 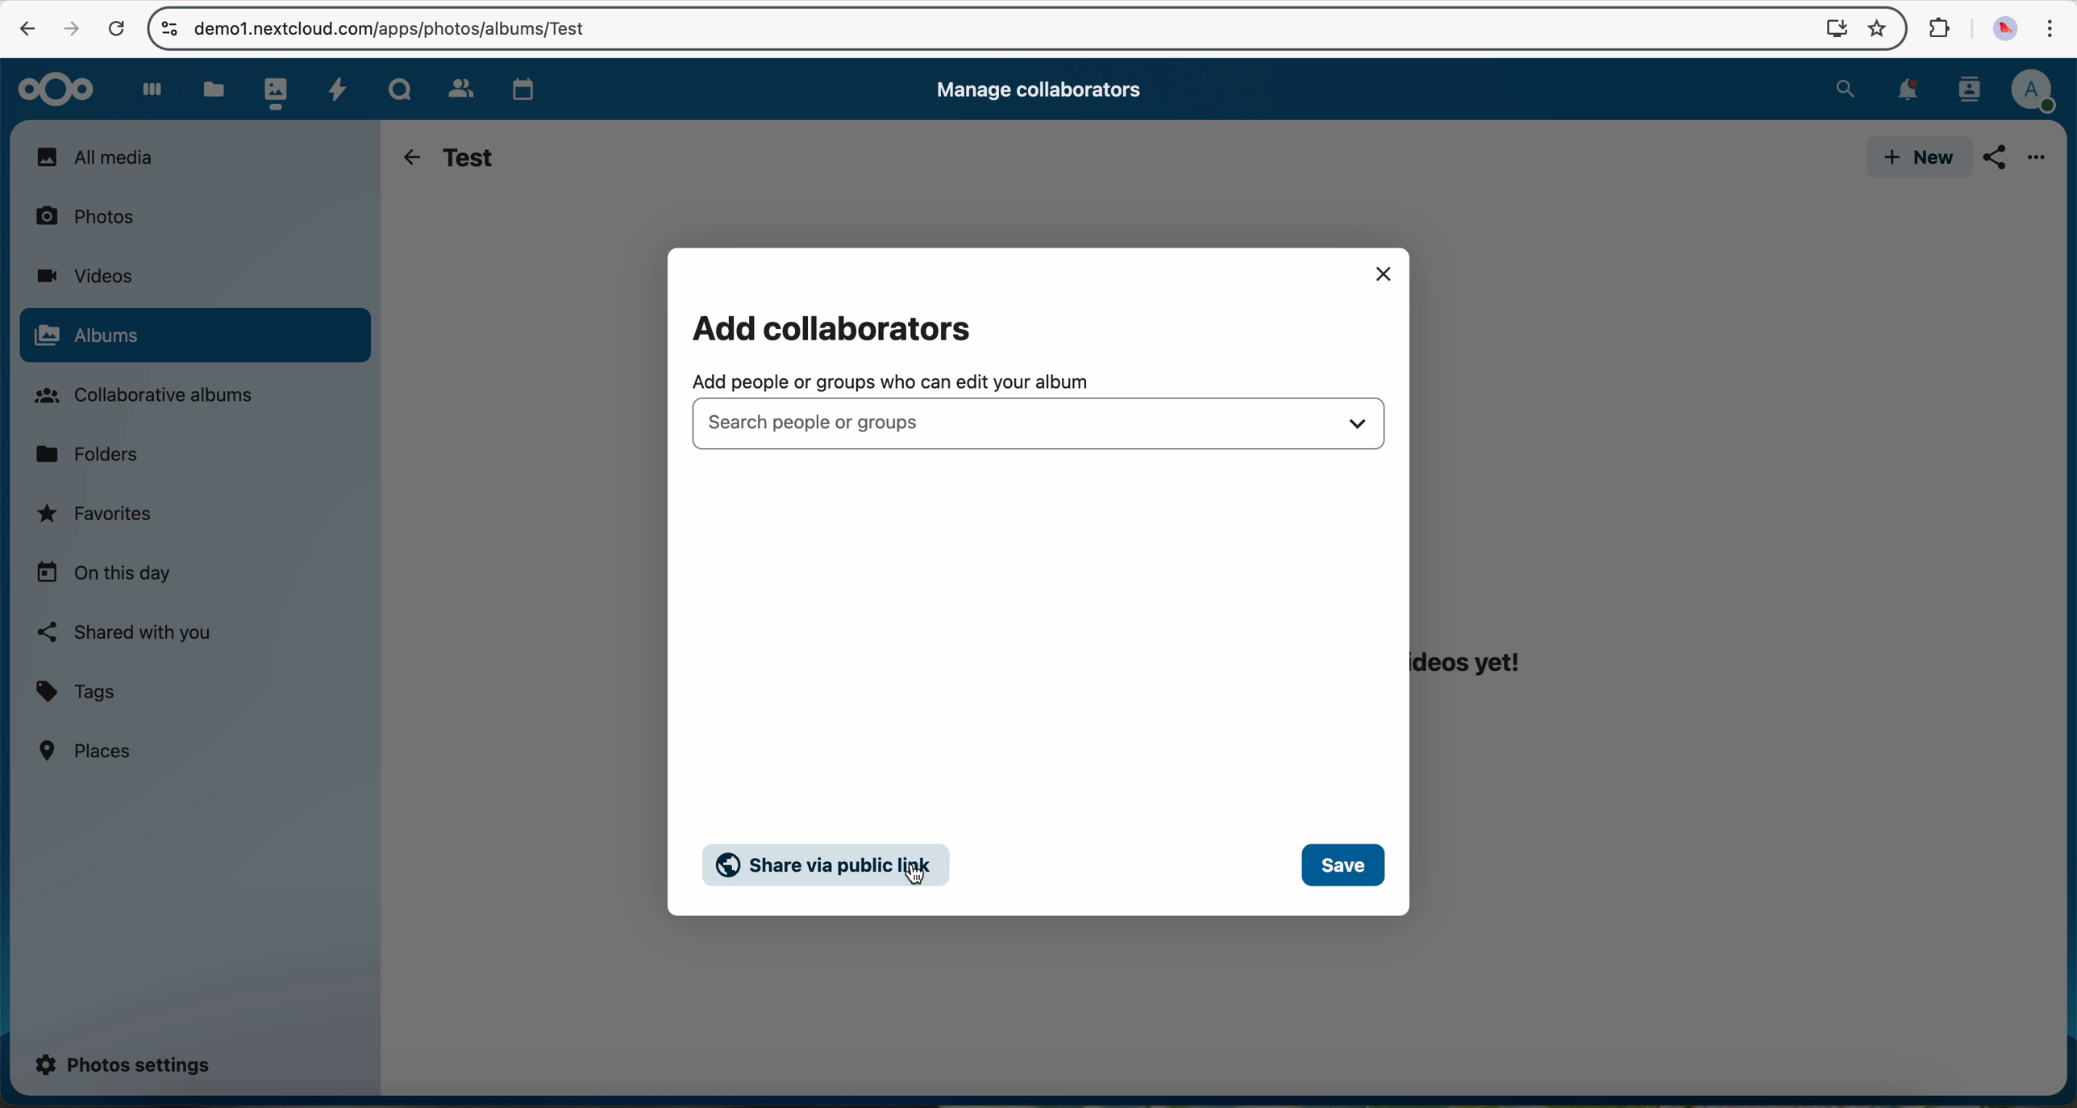 I want to click on notifications, so click(x=1903, y=91).